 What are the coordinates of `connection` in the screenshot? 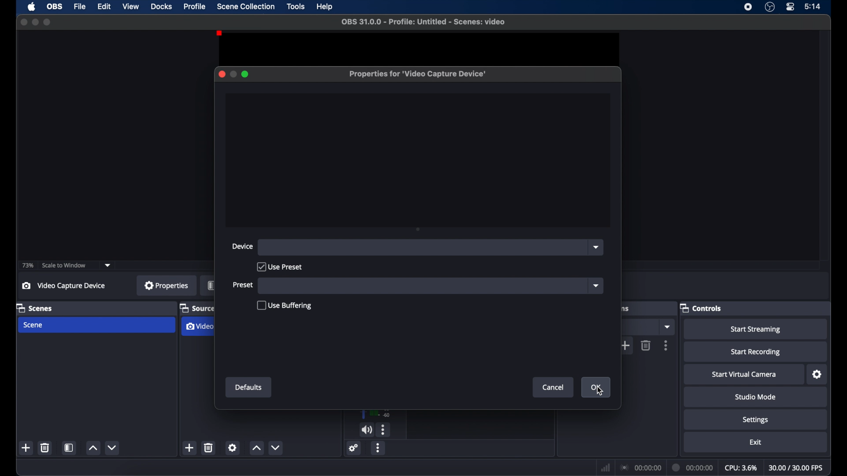 It's located at (641, 468).